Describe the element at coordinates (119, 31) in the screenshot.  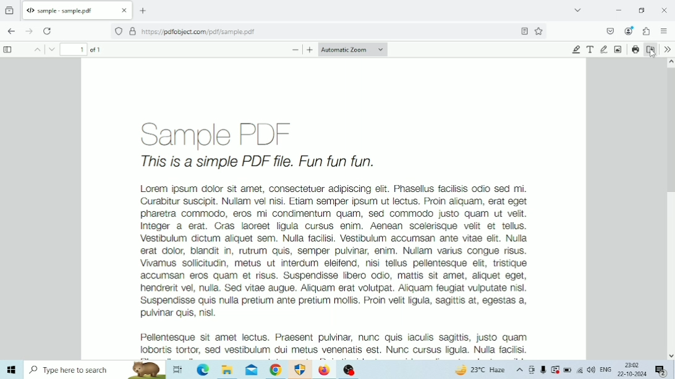
I see `No trackers known to Firefox were detected on this page` at that location.